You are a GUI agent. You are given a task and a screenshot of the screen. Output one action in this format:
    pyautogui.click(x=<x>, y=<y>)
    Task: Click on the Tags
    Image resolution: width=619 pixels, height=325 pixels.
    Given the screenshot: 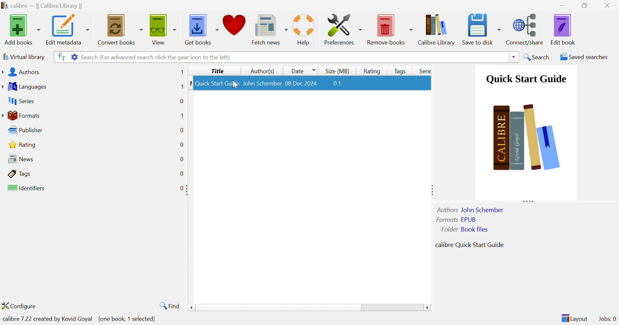 What is the action you would take?
    pyautogui.click(x=19, y=173)
    